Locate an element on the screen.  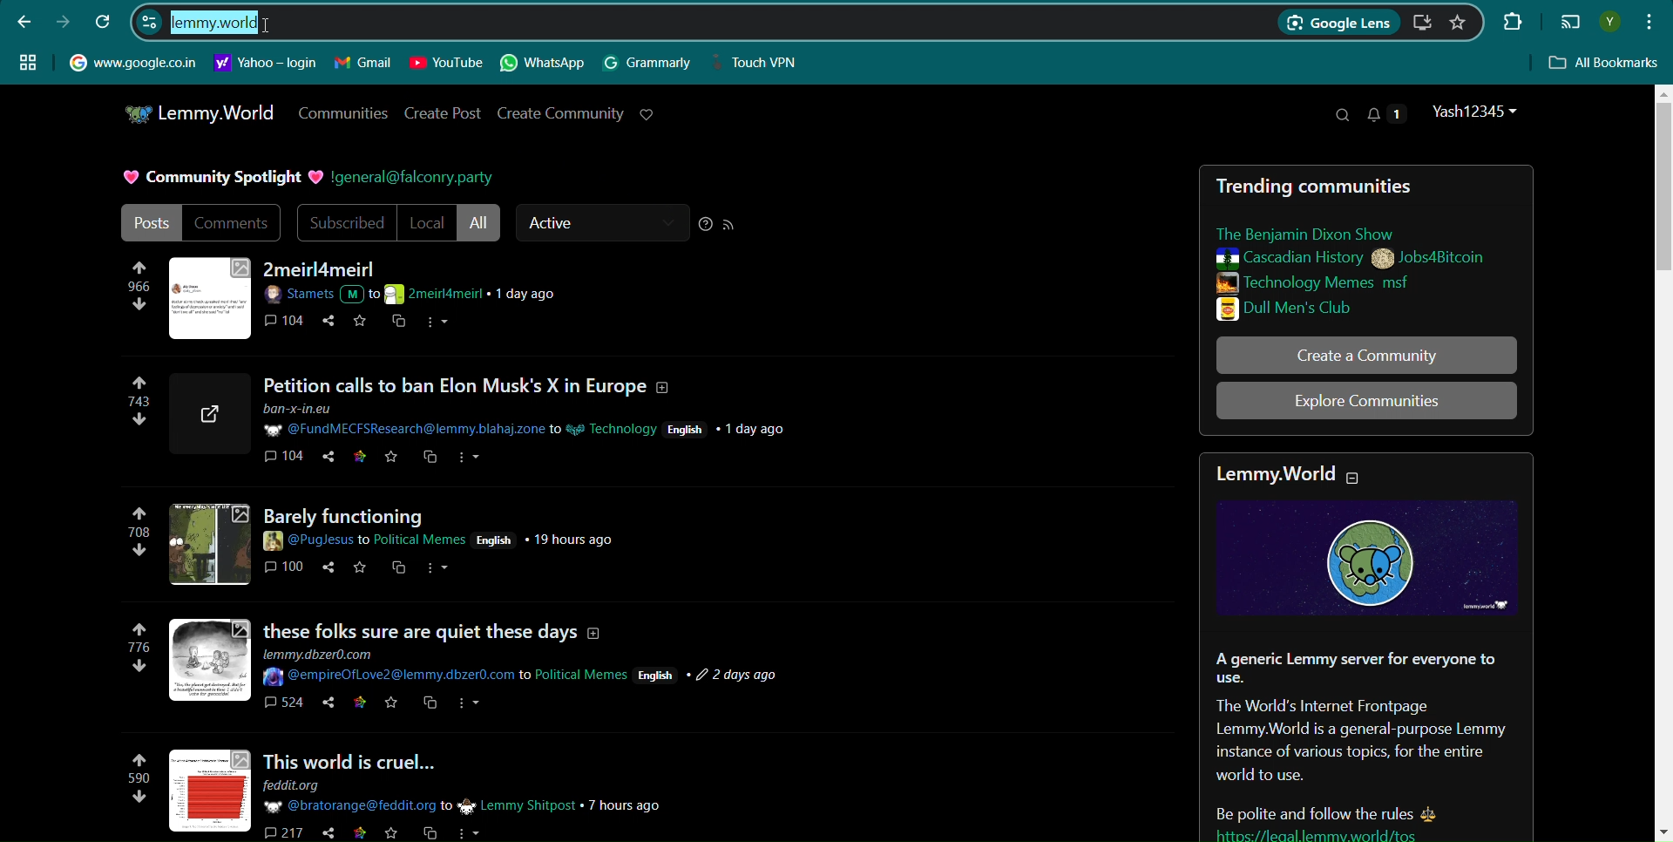
share is located at coordinates (326, 569).